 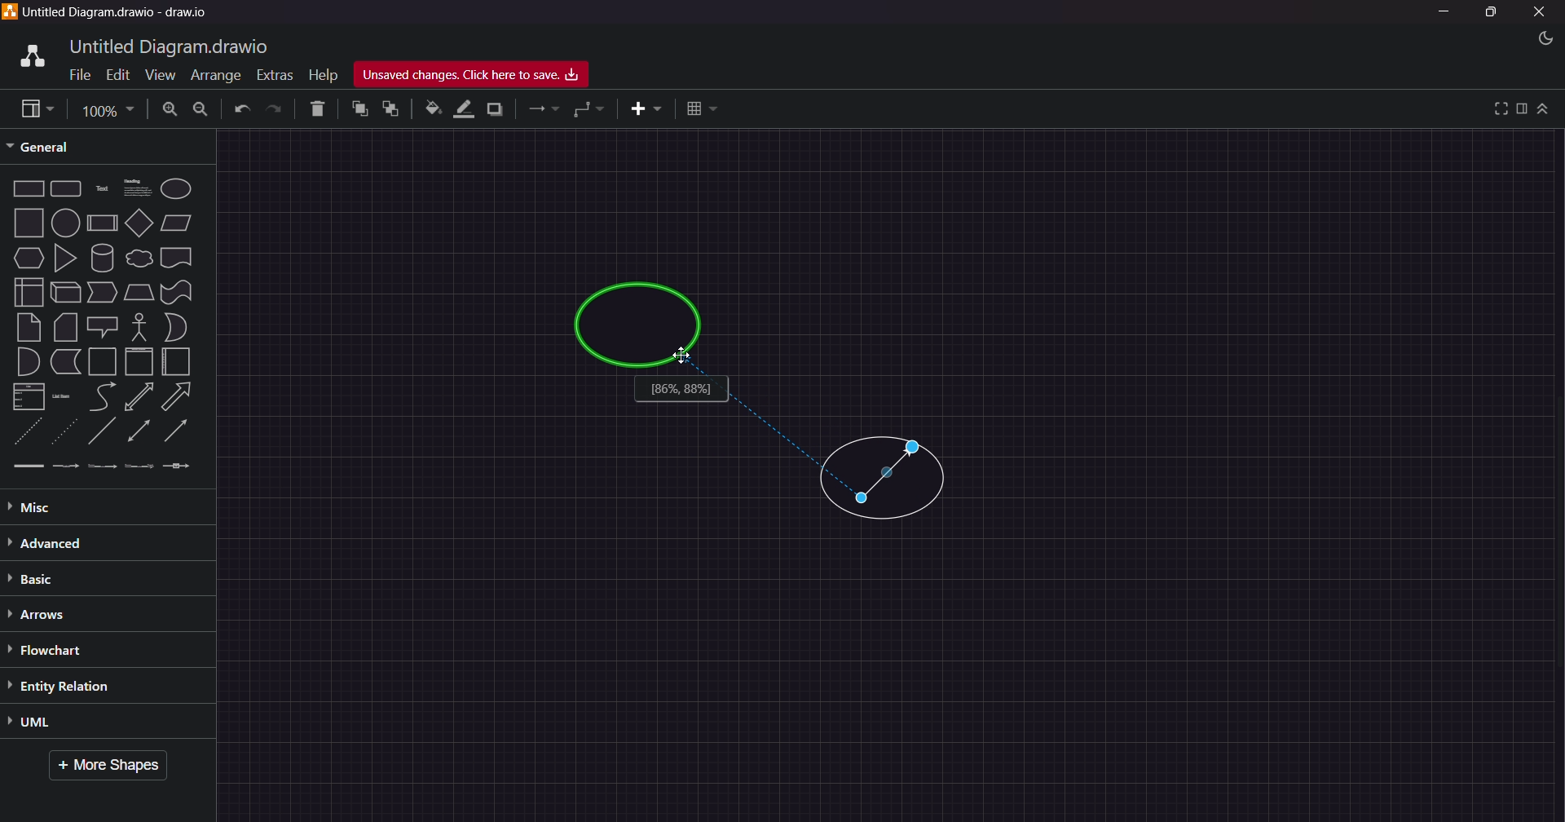 What do you see at coordinates (1522, 108) in the screenshot?
I see `format` at bounding box center [1522, 108].